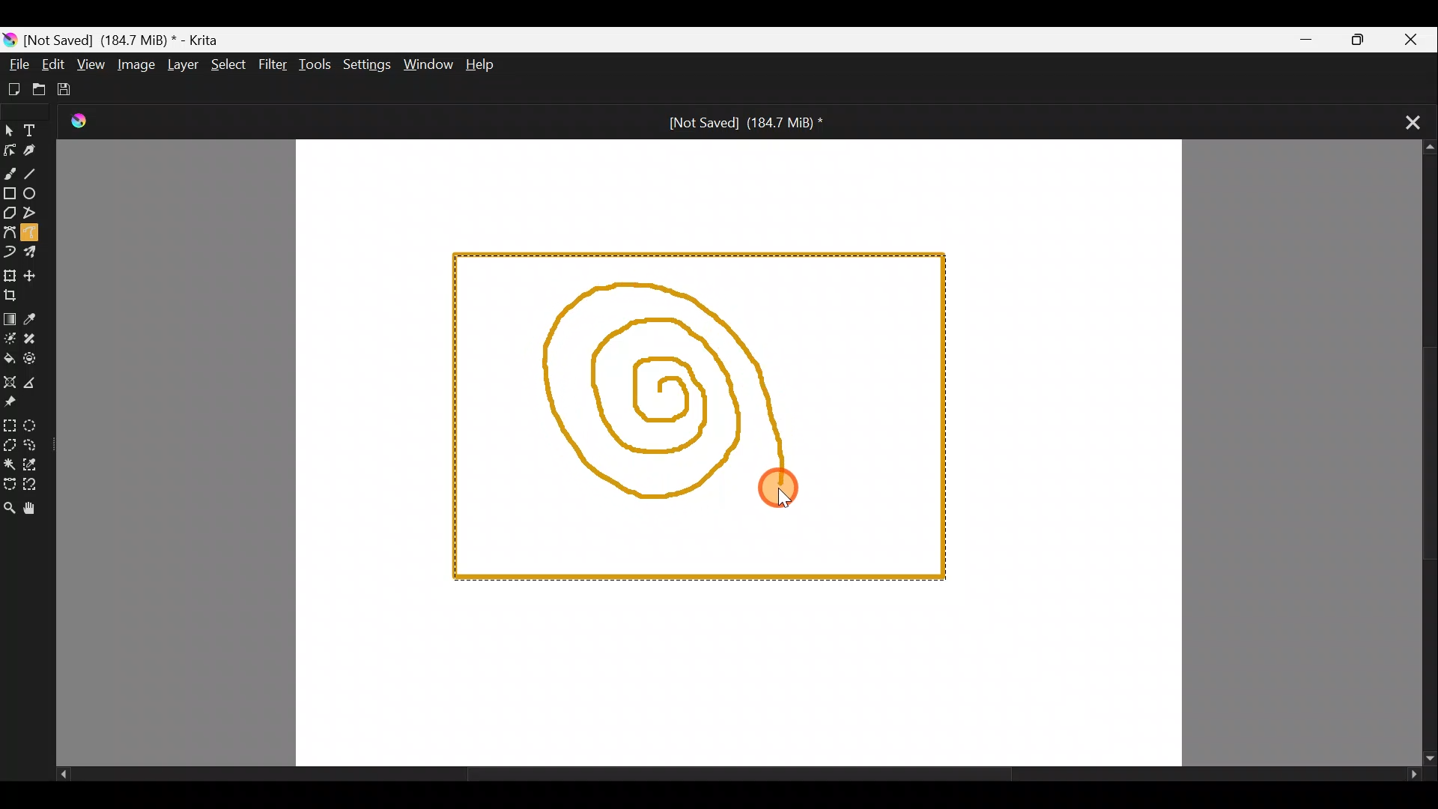 The height and width of the screenshot is (809, 1438). Describe the element at coordinates (489, 64) in the screenshot. I see `Help` at that location.